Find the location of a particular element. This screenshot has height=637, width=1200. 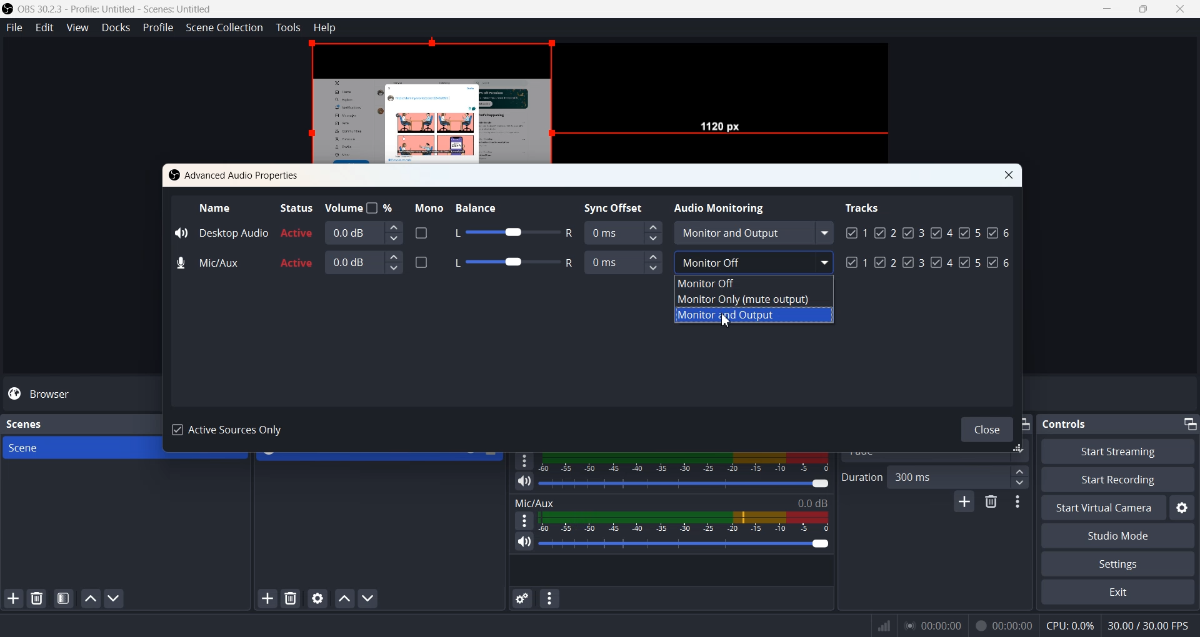

Audio mixer menu is located at coordinates (551, 598).